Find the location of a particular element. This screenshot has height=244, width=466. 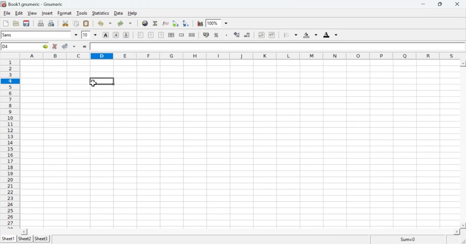

Merge cells is located at coordinates (181, 35).